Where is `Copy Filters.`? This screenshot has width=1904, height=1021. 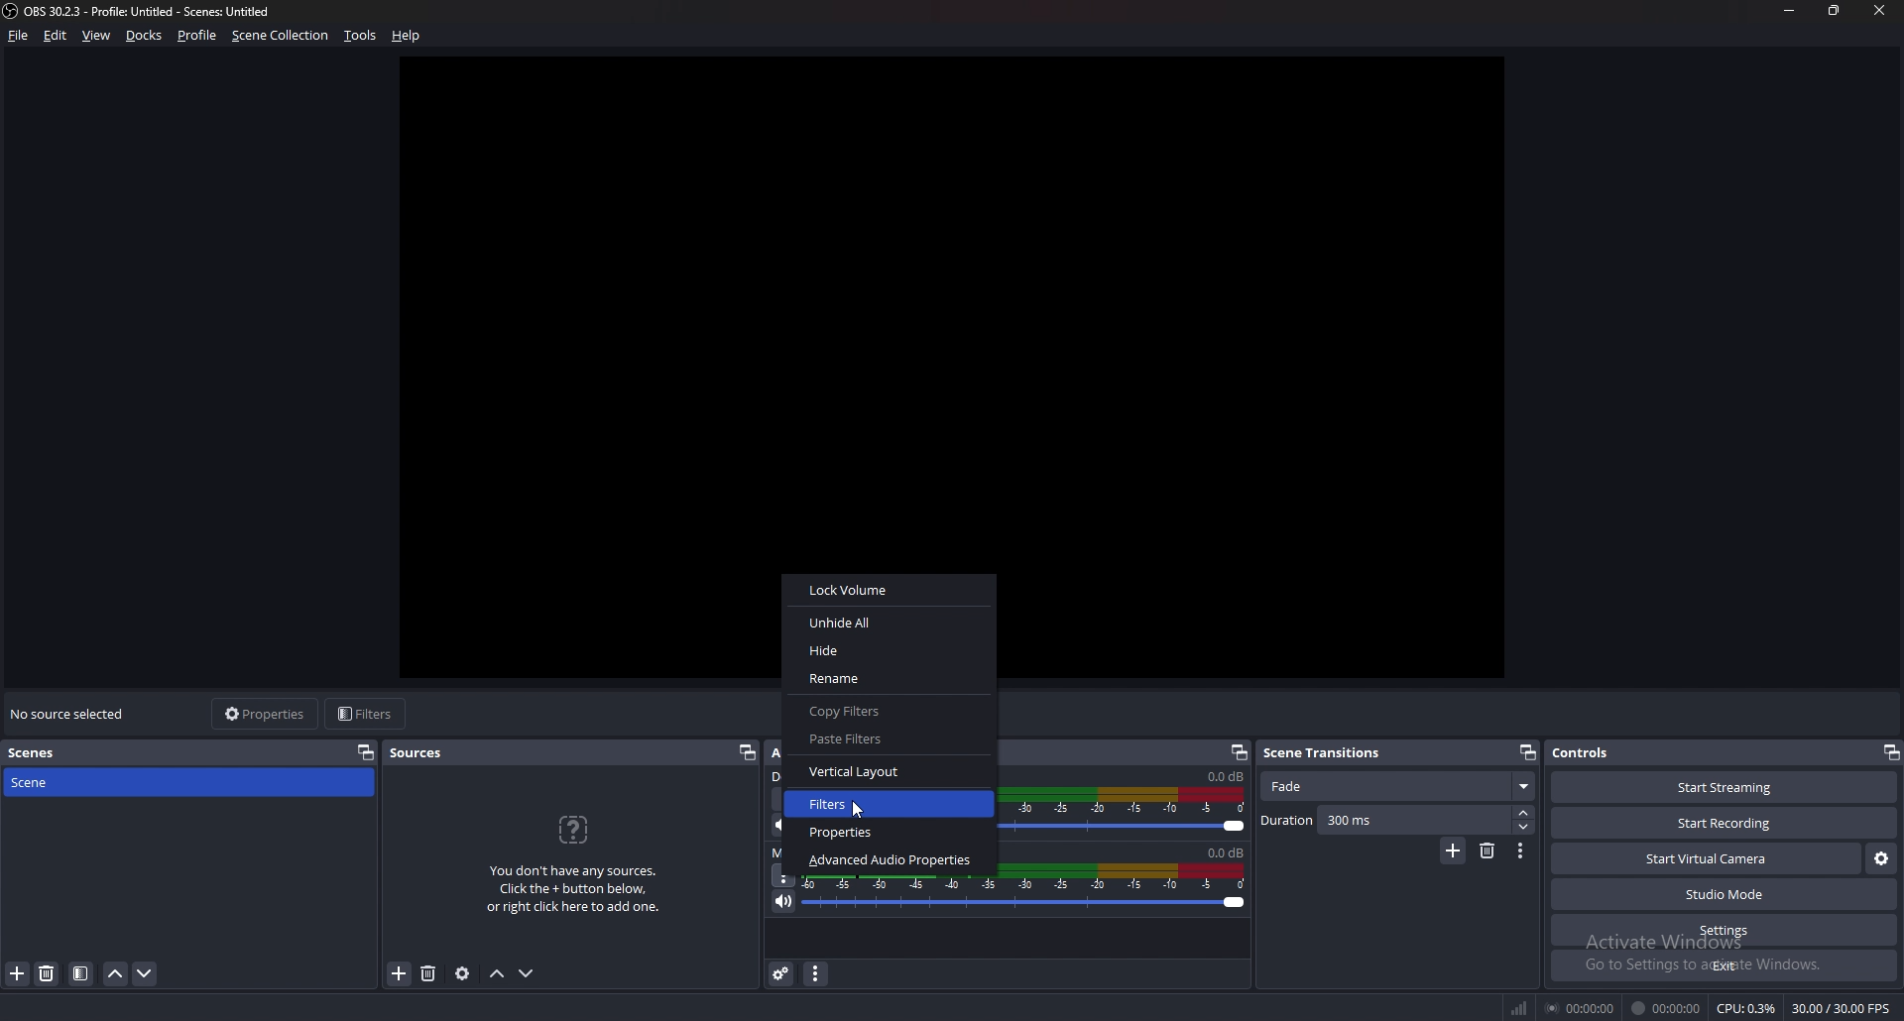 Copy Filters. is located at coordinates (854, 712).